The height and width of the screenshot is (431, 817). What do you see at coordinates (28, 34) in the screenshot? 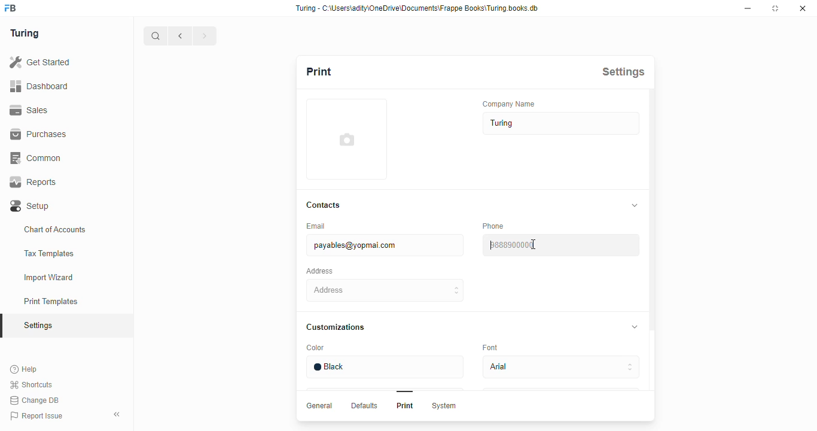
I see `Turing` at bounding box center [28, 34].